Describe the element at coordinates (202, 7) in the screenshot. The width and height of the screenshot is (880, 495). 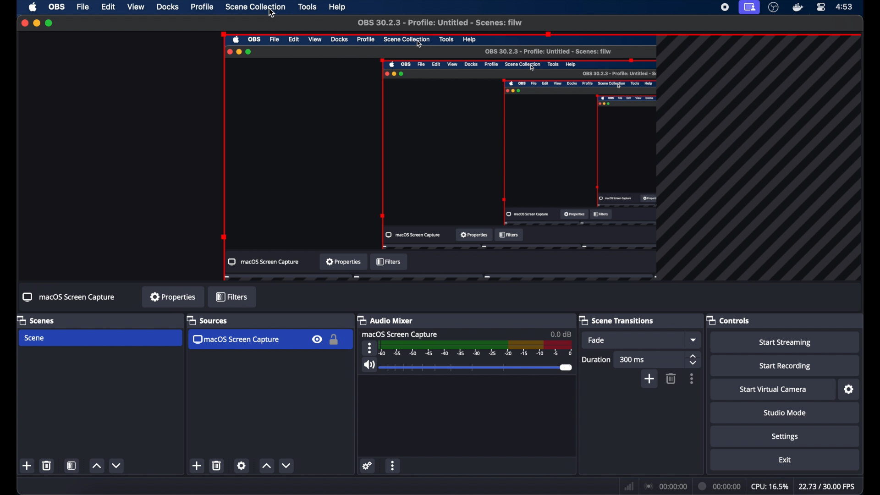
I see `profile` at that location.